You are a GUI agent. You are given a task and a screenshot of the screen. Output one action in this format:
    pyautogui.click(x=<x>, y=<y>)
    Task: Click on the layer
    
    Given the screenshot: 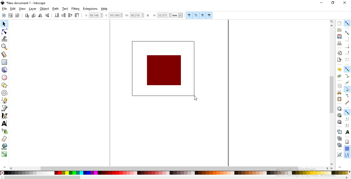 What is the action you would take?
    pyautogui.click(x=33, y=9)
    